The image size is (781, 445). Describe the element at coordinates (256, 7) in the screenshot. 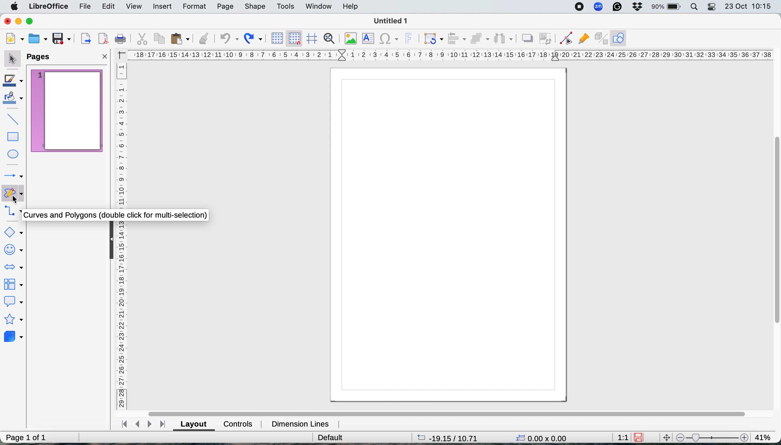

I see `shape` at that location.